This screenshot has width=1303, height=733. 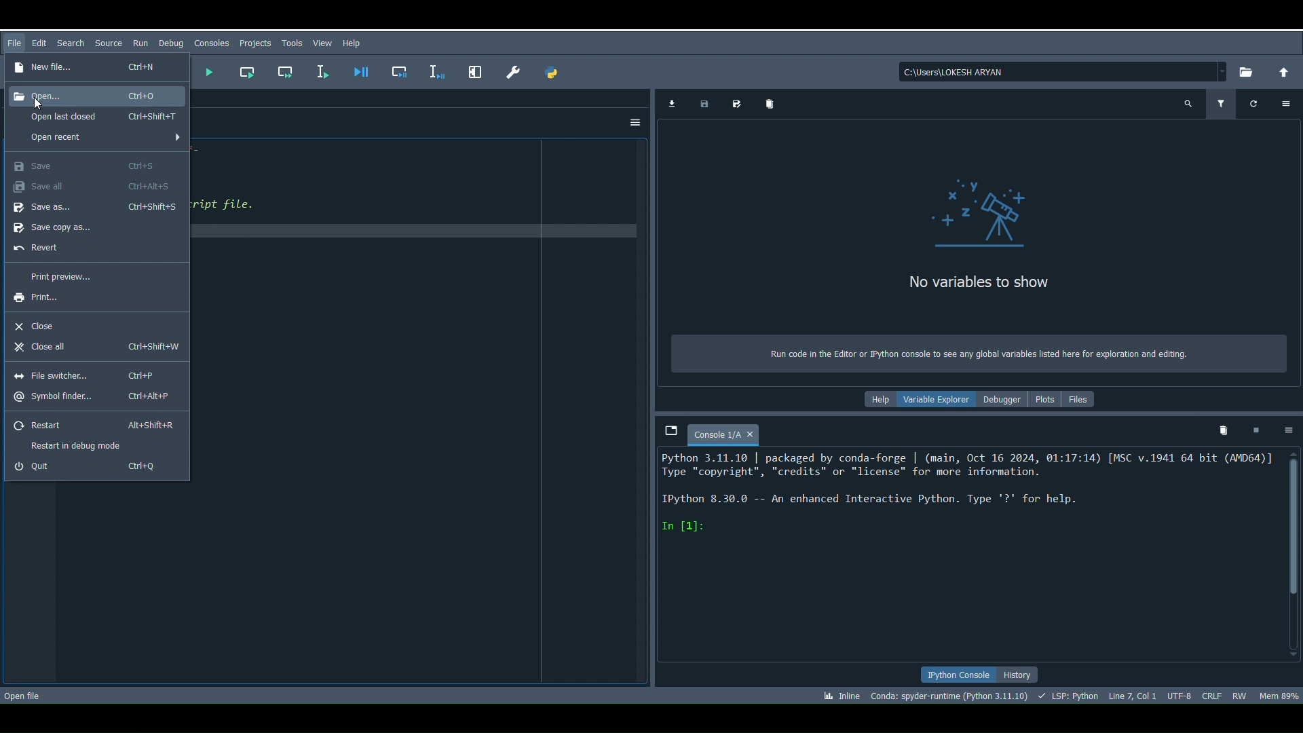 What do you see at coordinates (714, 435) in the screenshot?
I see `Console 1/A` at bounding box center [714, 435].